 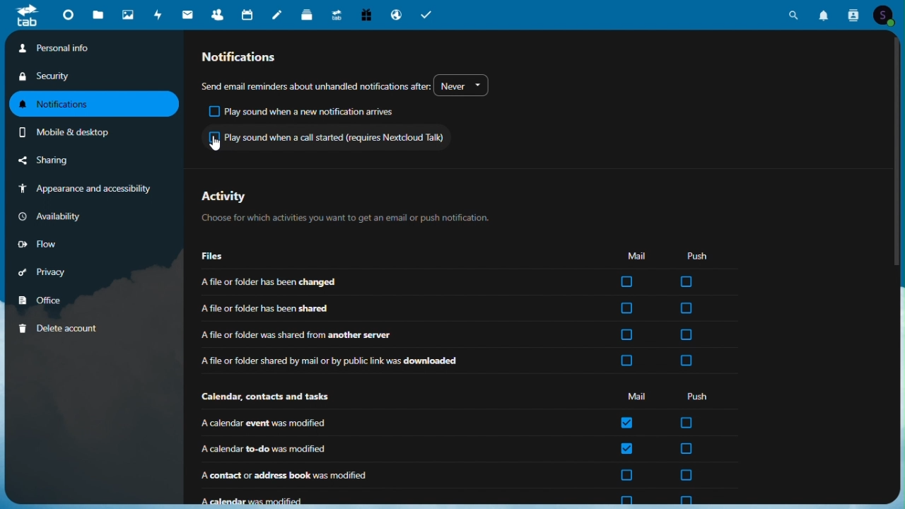 What do you see at coordinates (52, 215) in the screenshot?
I see `Availability` at bounding box center [52, 215].